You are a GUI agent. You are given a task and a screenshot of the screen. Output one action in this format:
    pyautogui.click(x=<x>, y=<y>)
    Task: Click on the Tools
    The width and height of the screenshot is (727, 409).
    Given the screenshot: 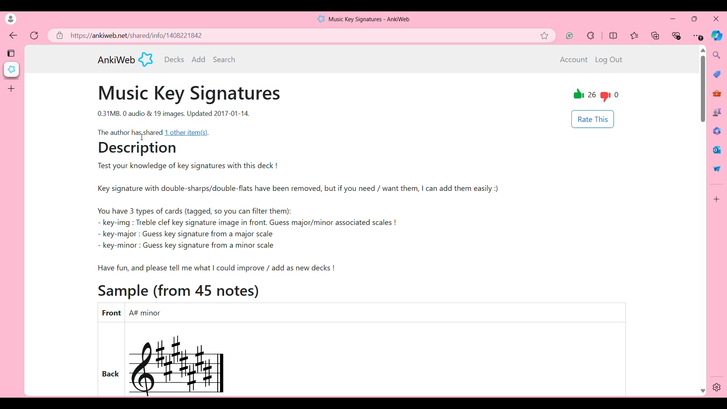 What is the action you would take?
    pyautogui.click(x=719, y=94)
    